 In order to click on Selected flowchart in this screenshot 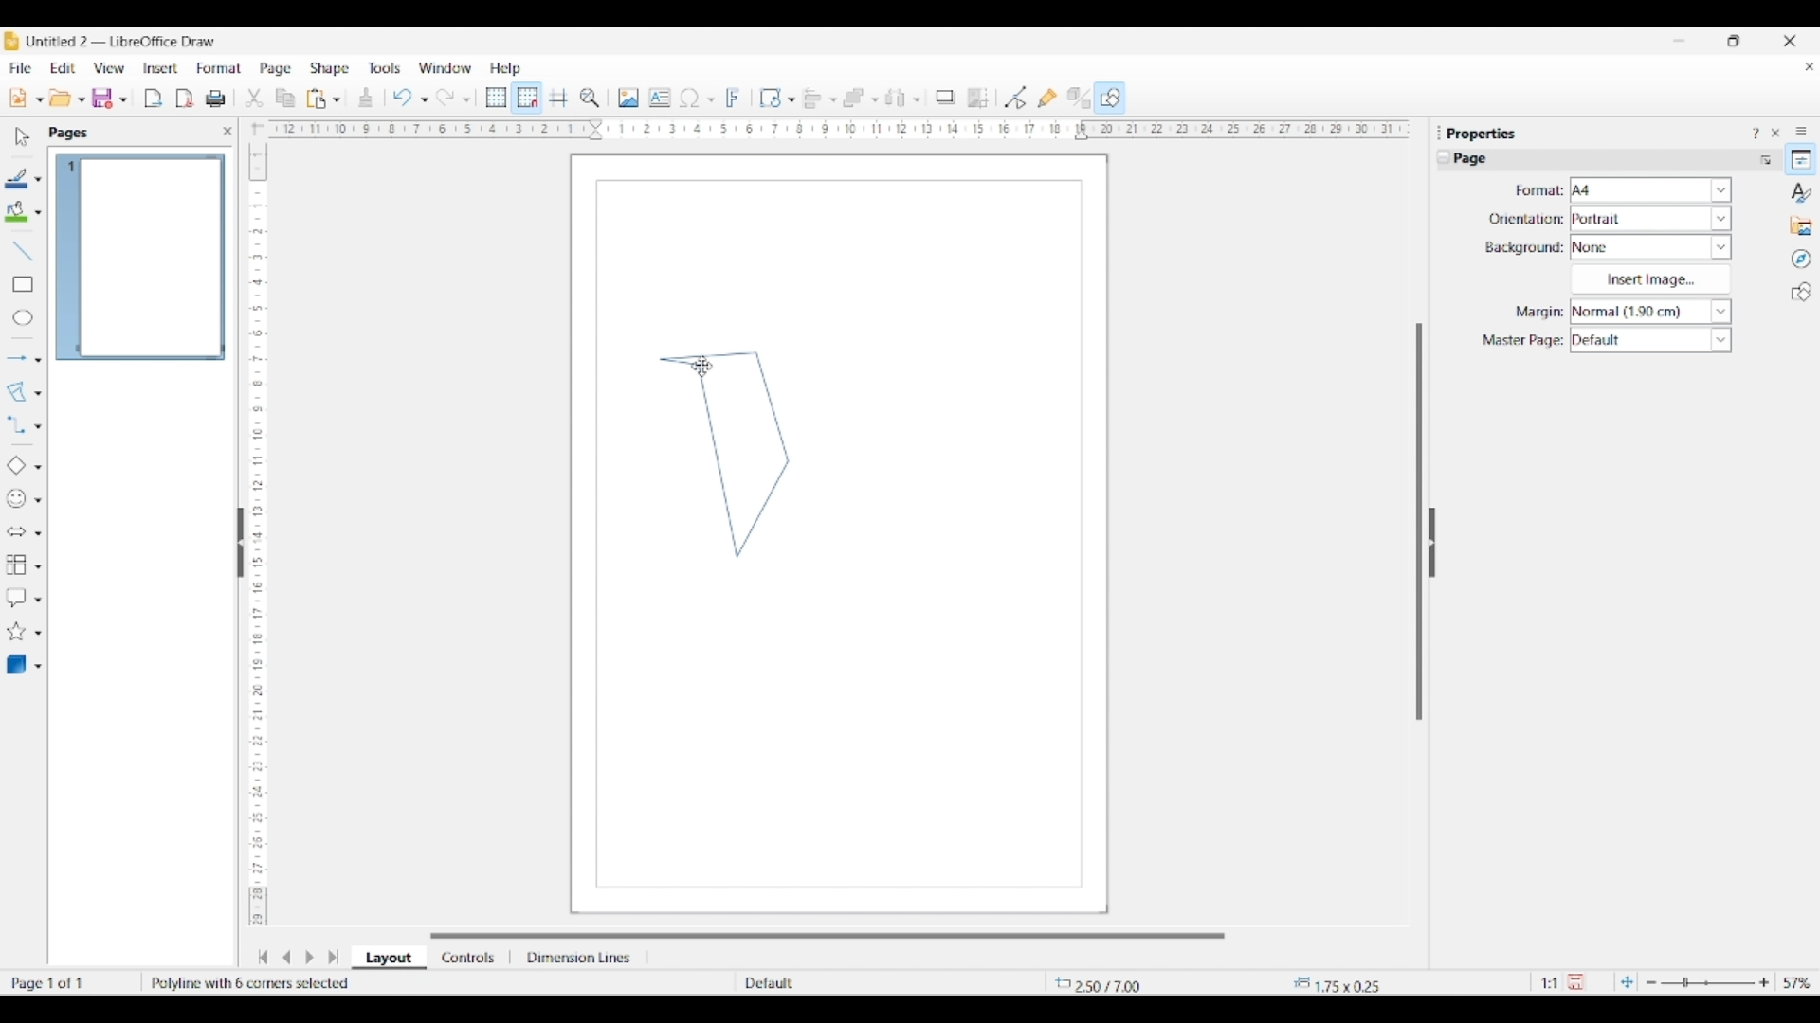, I will do `click(16, 565)`.